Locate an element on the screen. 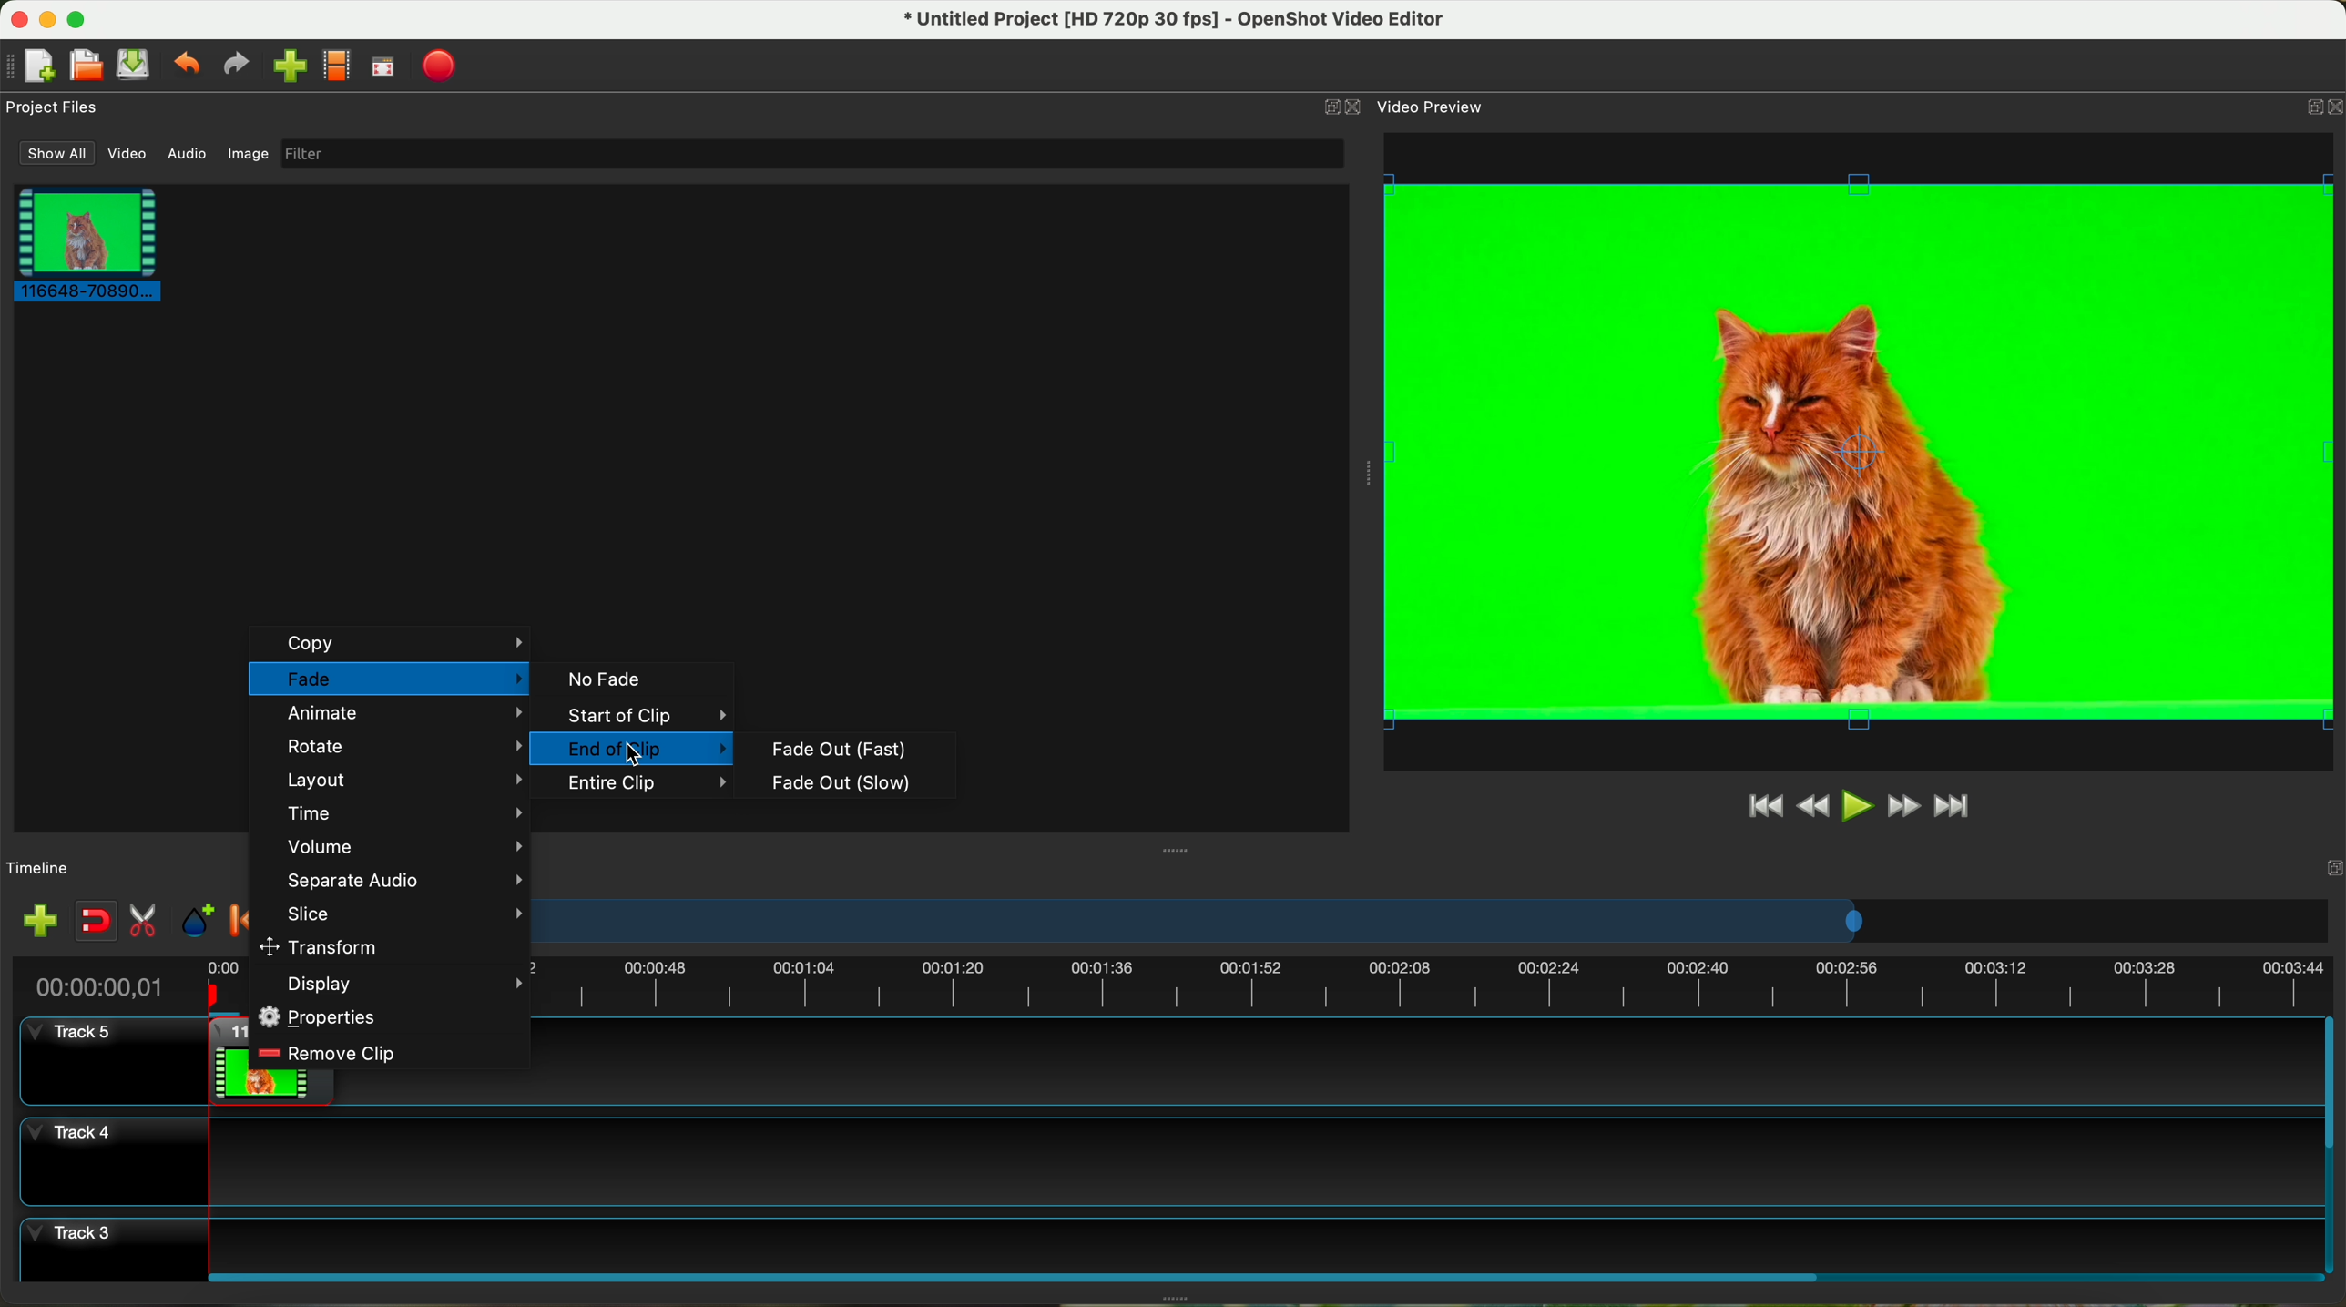  timeline is located at coordinates (39, 869).